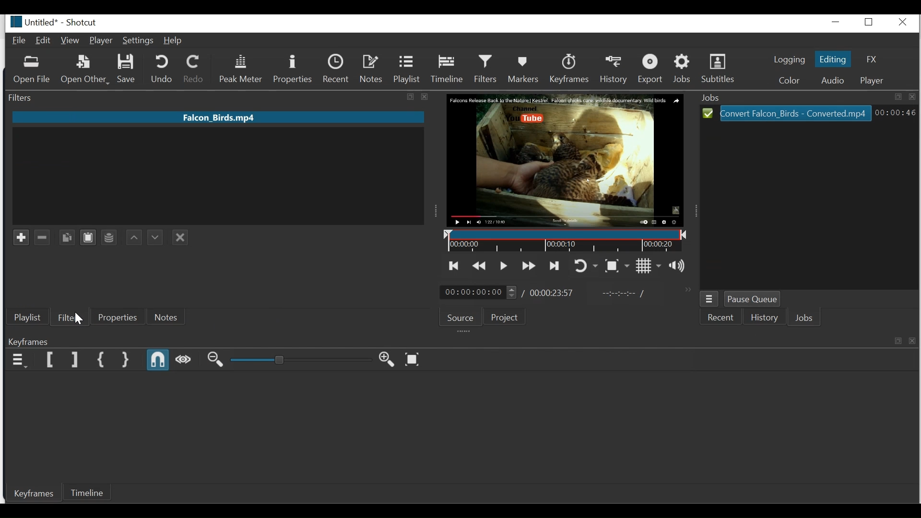 This screenshot has height=518, width=921. Describe the element at coordinates (477, 293) in the screenshot. I see `00:00:00:00(Current position)` at that location.